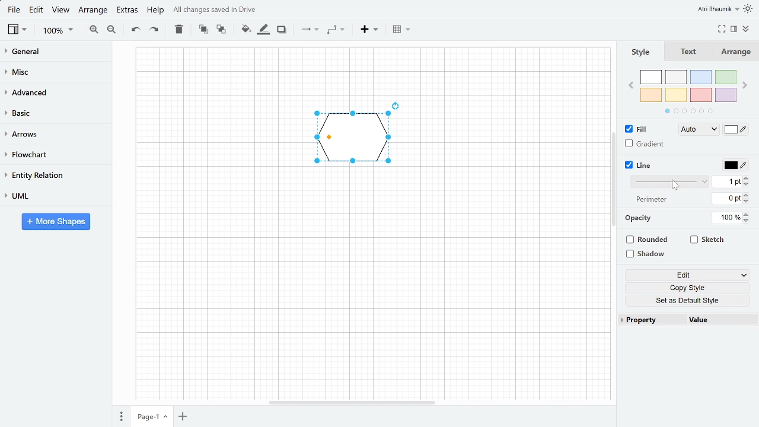 This screenshot has width=759, height=427. Describe the element at coordinates (283, 30) in the screenshot. I see `Shadow` at that location.